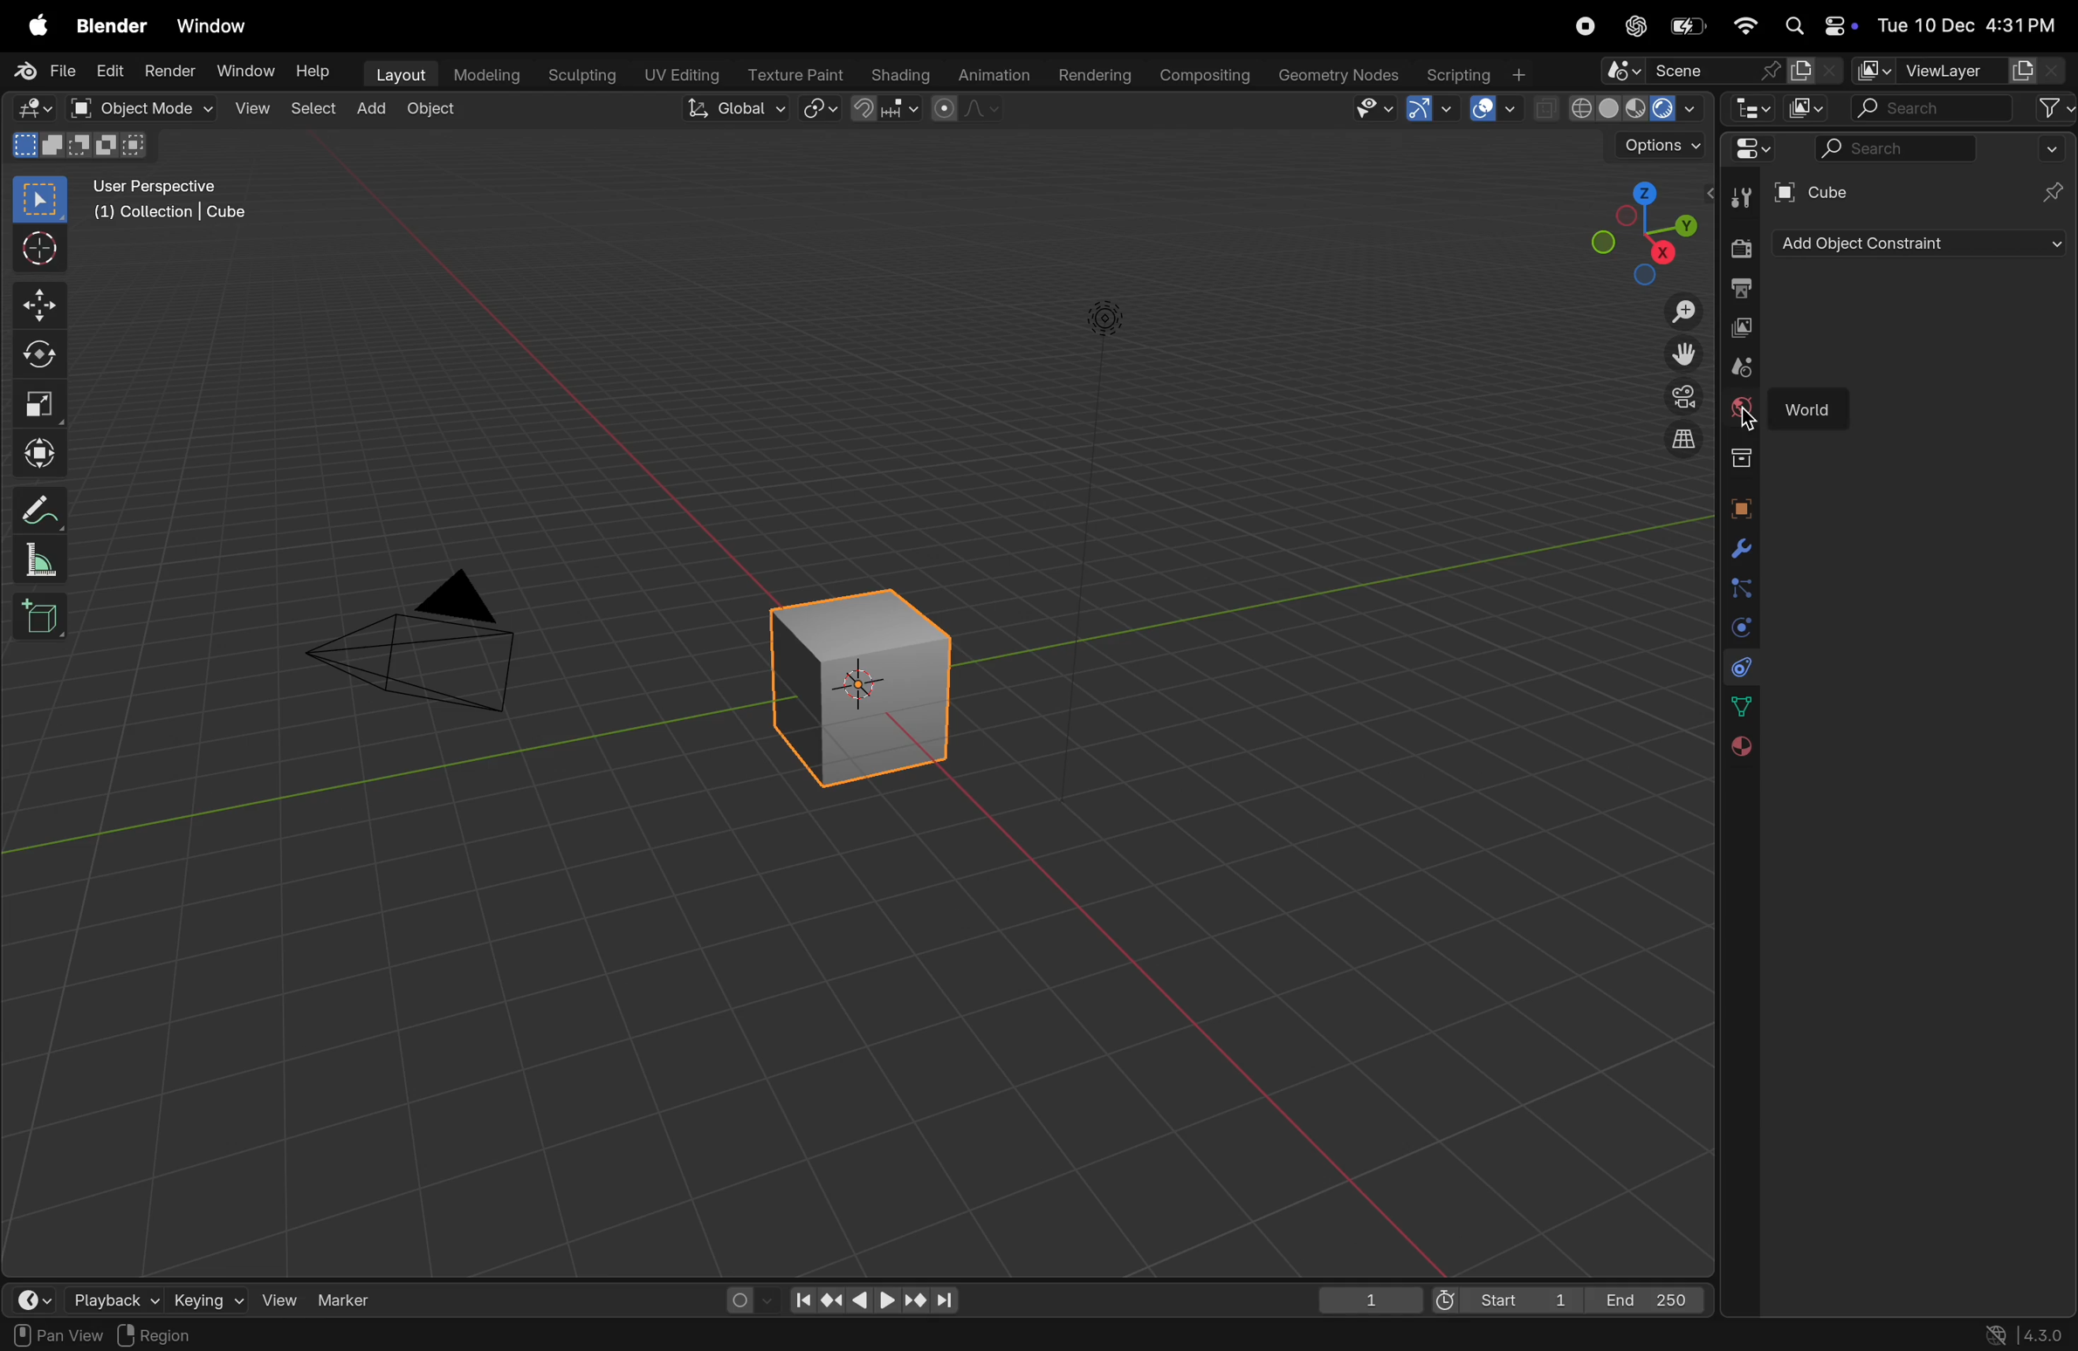  What do you see at coordinates (165, 1335) in the screenshot?
I see `region` at bounding box center [165, 1335].